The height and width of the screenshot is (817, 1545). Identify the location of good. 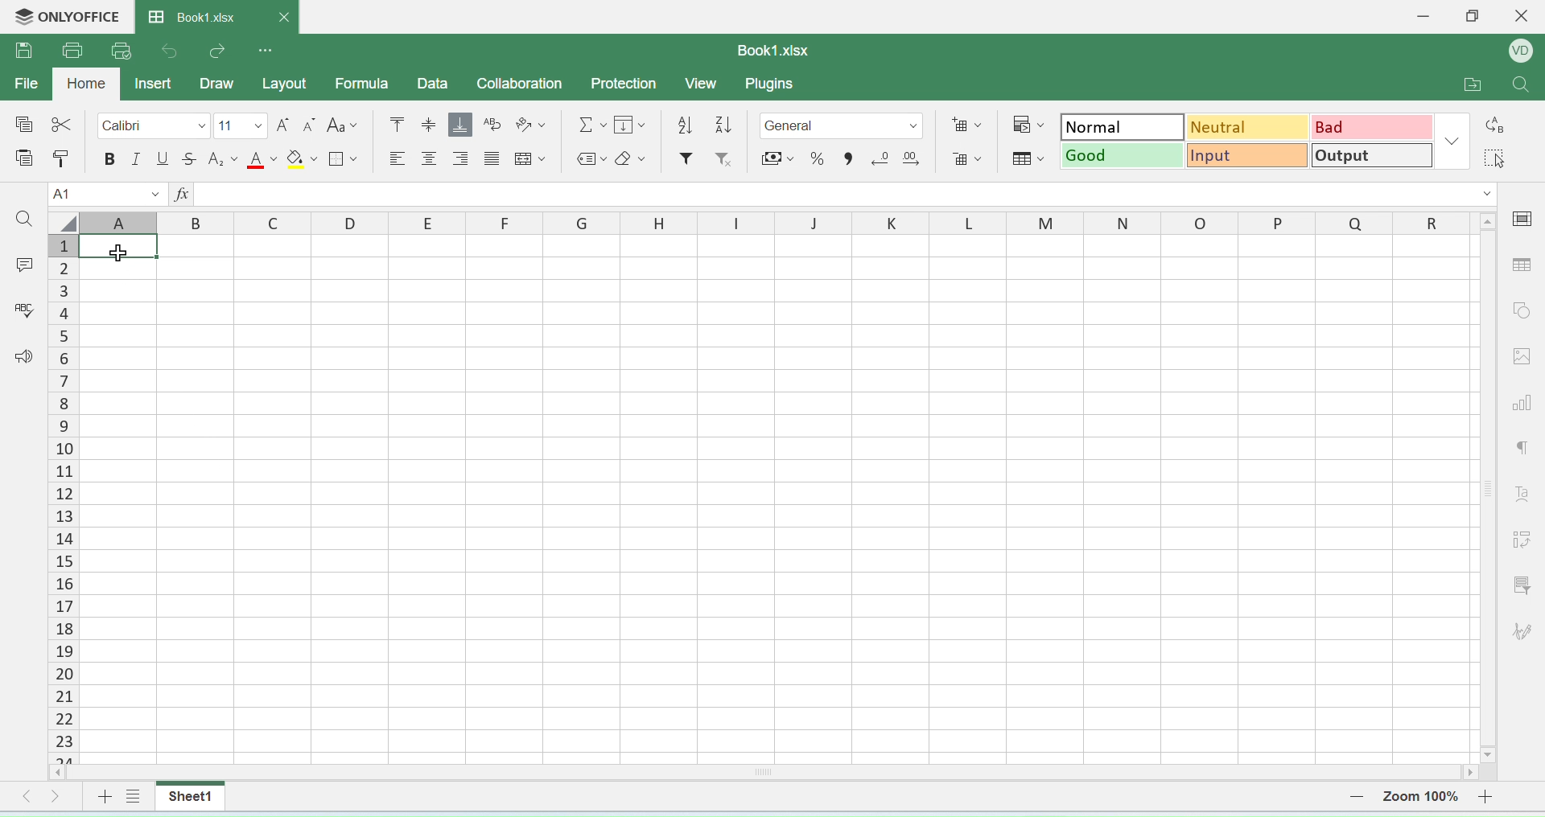
(1121, 155).